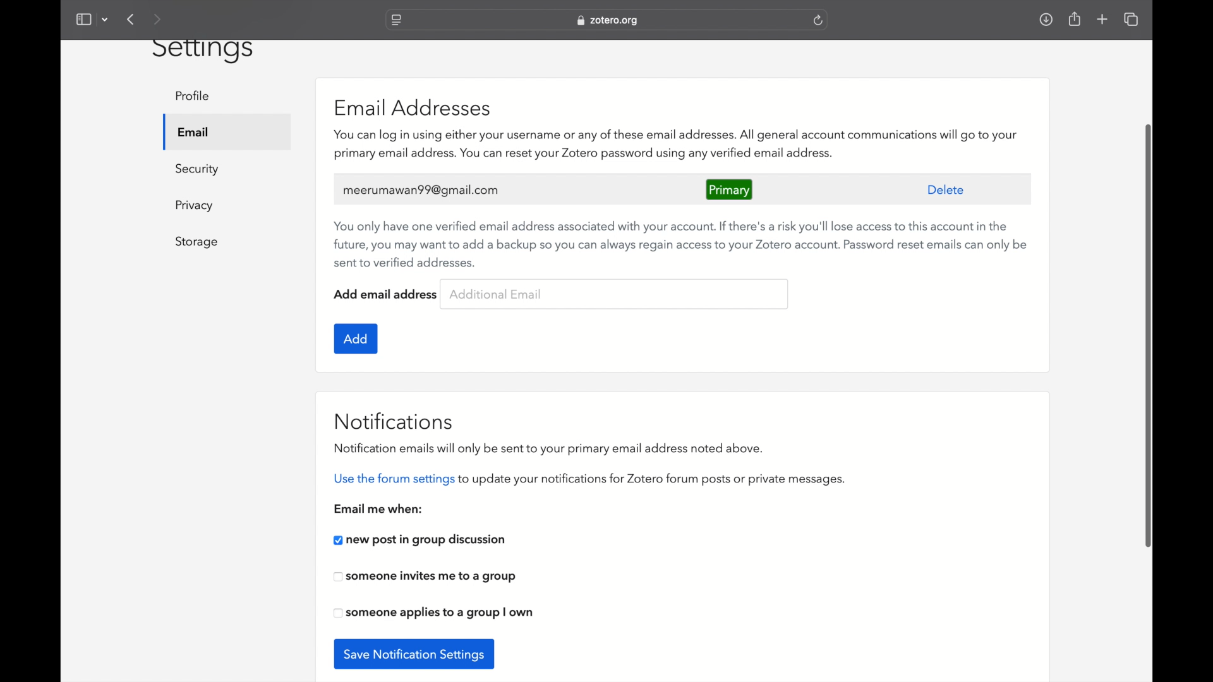 The height and width of the screenshot is (682, 1213). I want to click on show tab overview, so click(1131, 19).